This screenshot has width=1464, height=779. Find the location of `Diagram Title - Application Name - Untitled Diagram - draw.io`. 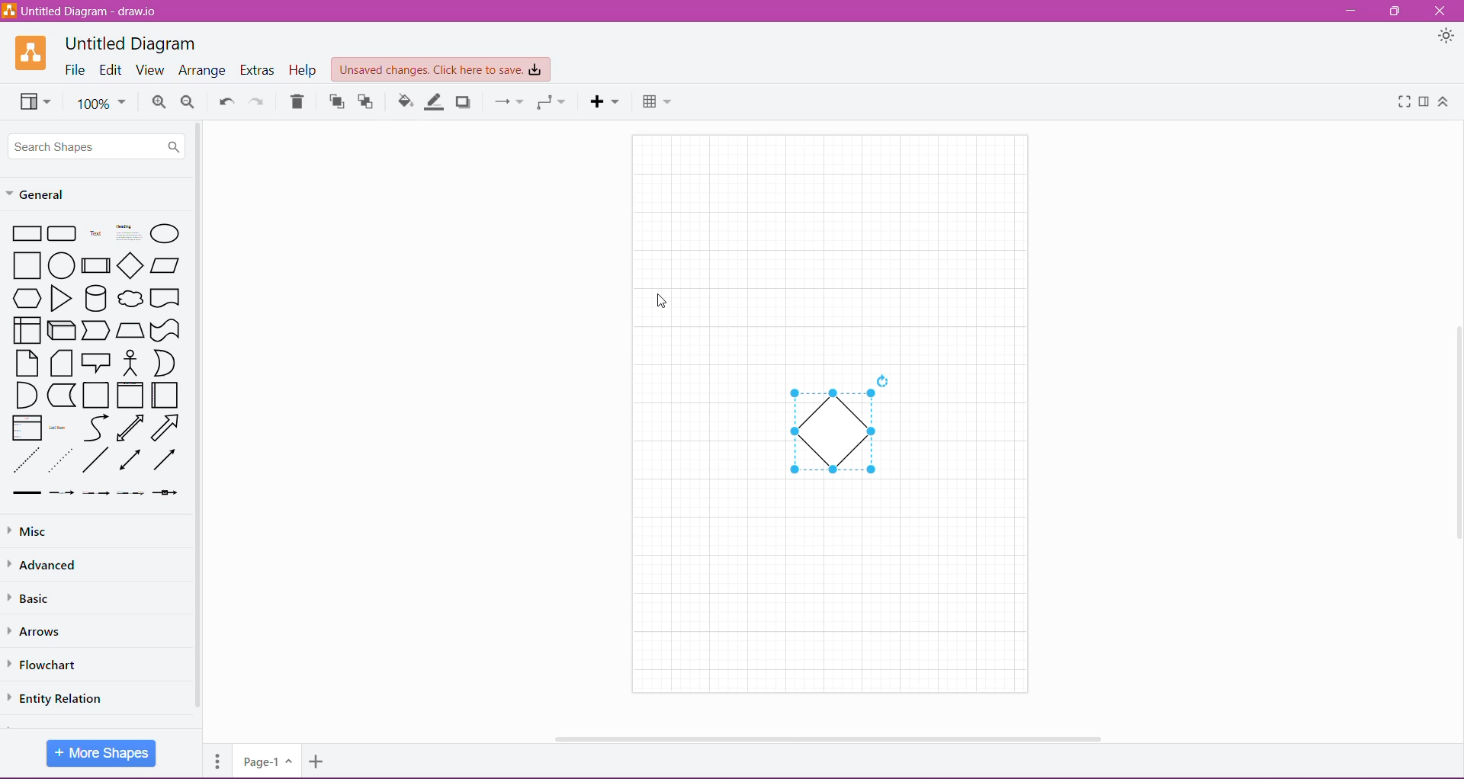

Diagram Title - Application Name - Untitled Diagram - draw.io is located at coordinates (83, 11).